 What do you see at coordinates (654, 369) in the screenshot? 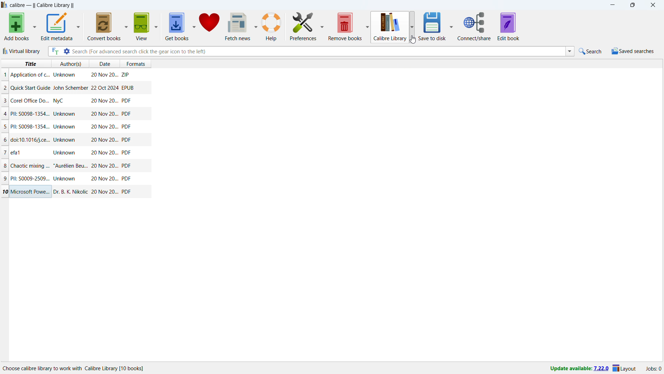
I see `active jobs` at bounding box center [654, 369].